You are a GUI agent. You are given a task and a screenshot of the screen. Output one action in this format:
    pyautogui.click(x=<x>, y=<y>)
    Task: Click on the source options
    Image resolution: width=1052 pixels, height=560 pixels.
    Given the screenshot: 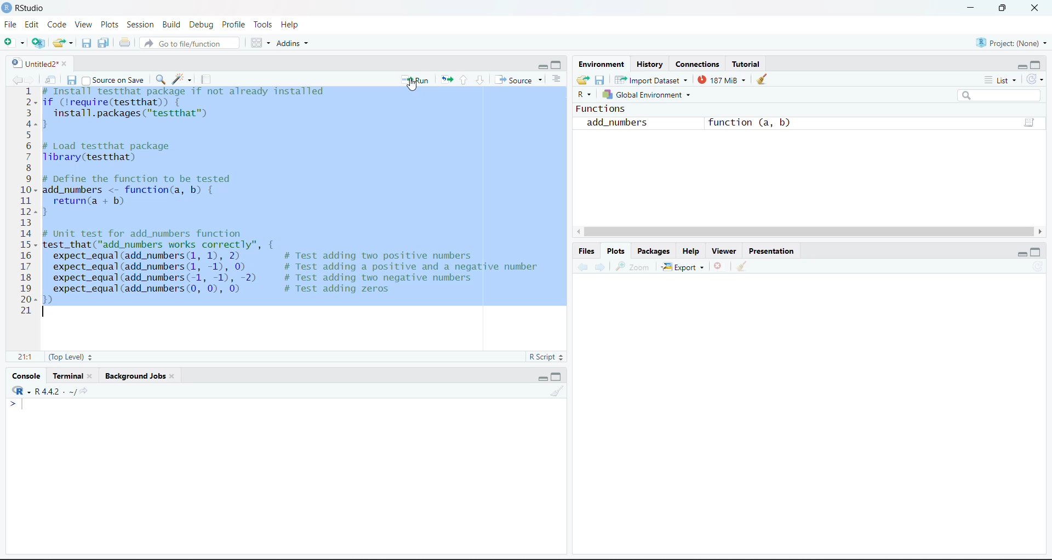 What is the action you would take?
    pyautogui.click(x=542, y=80)
    